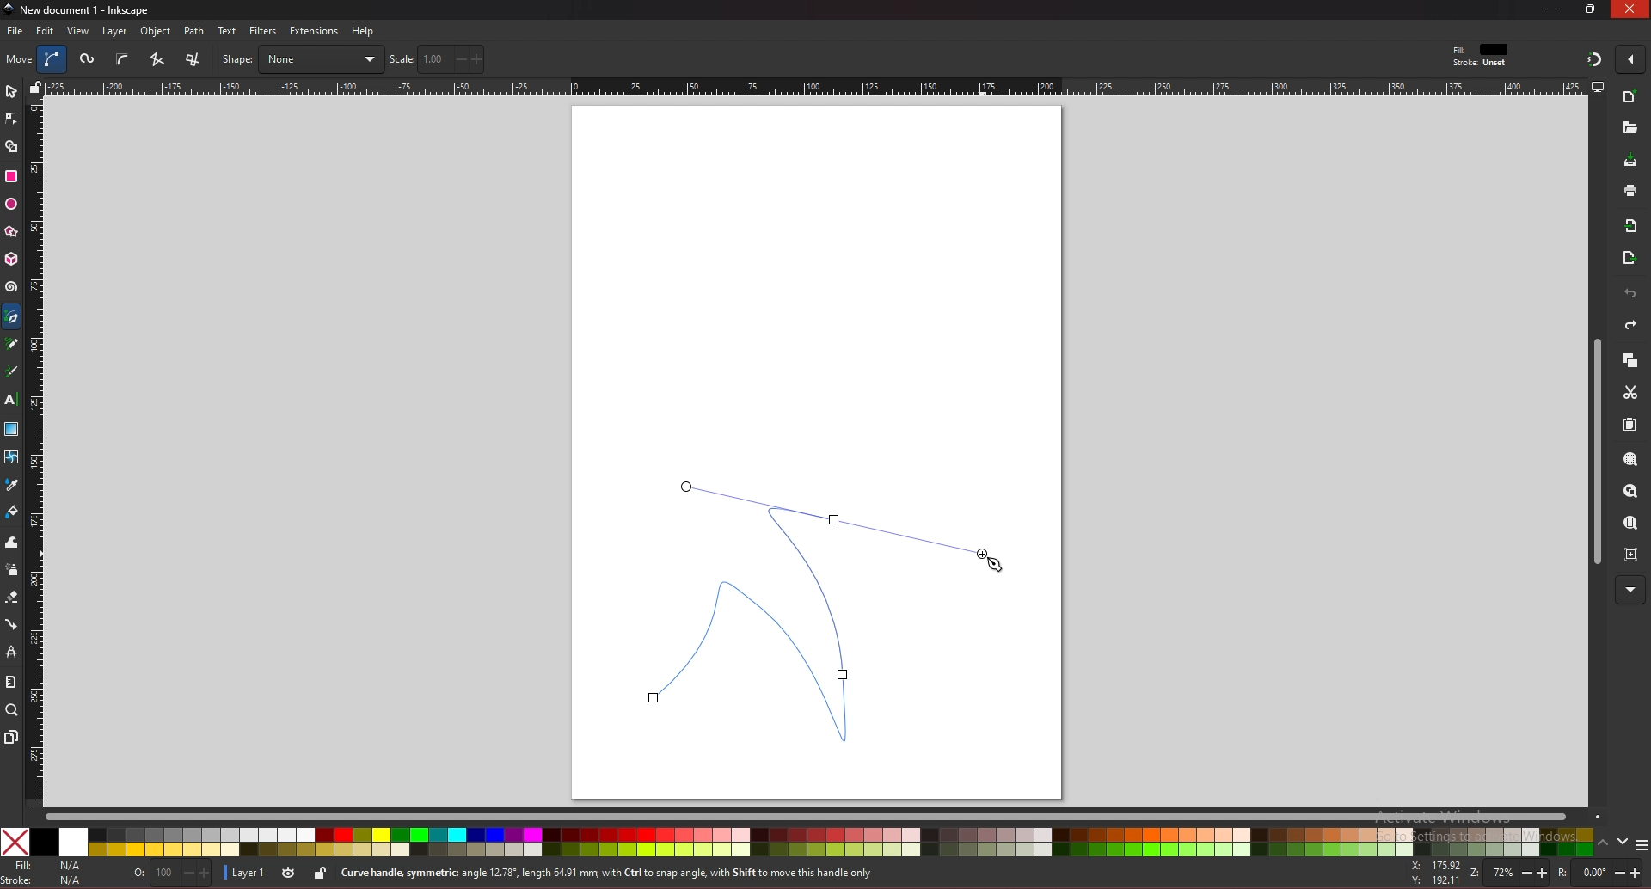 The width and height of the screenshot is (1651, 889). What do you see at coordinates (12, 625) in the screenshot?
I see `connector` at bounding box center [12, 625].